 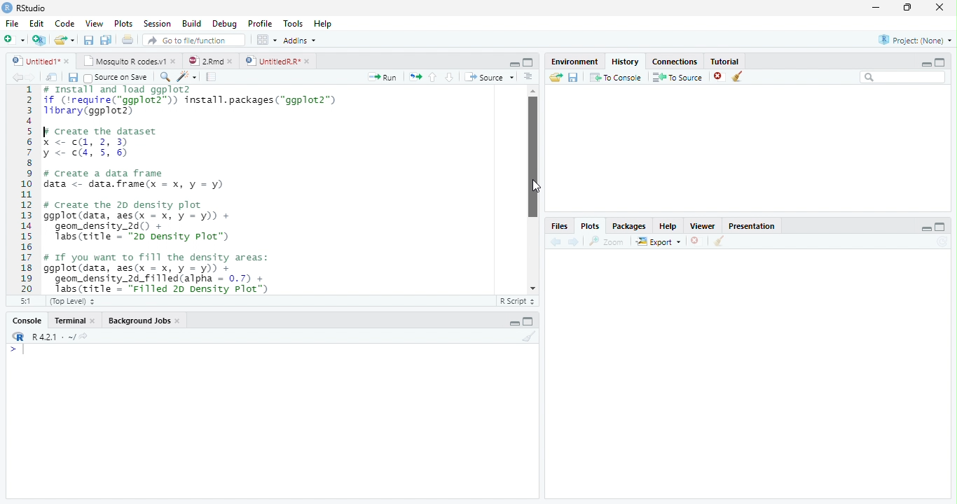 What do you see at coordinates (518, 302) in the screenshot?
I see `R Script` at bounding box center [518, 302].